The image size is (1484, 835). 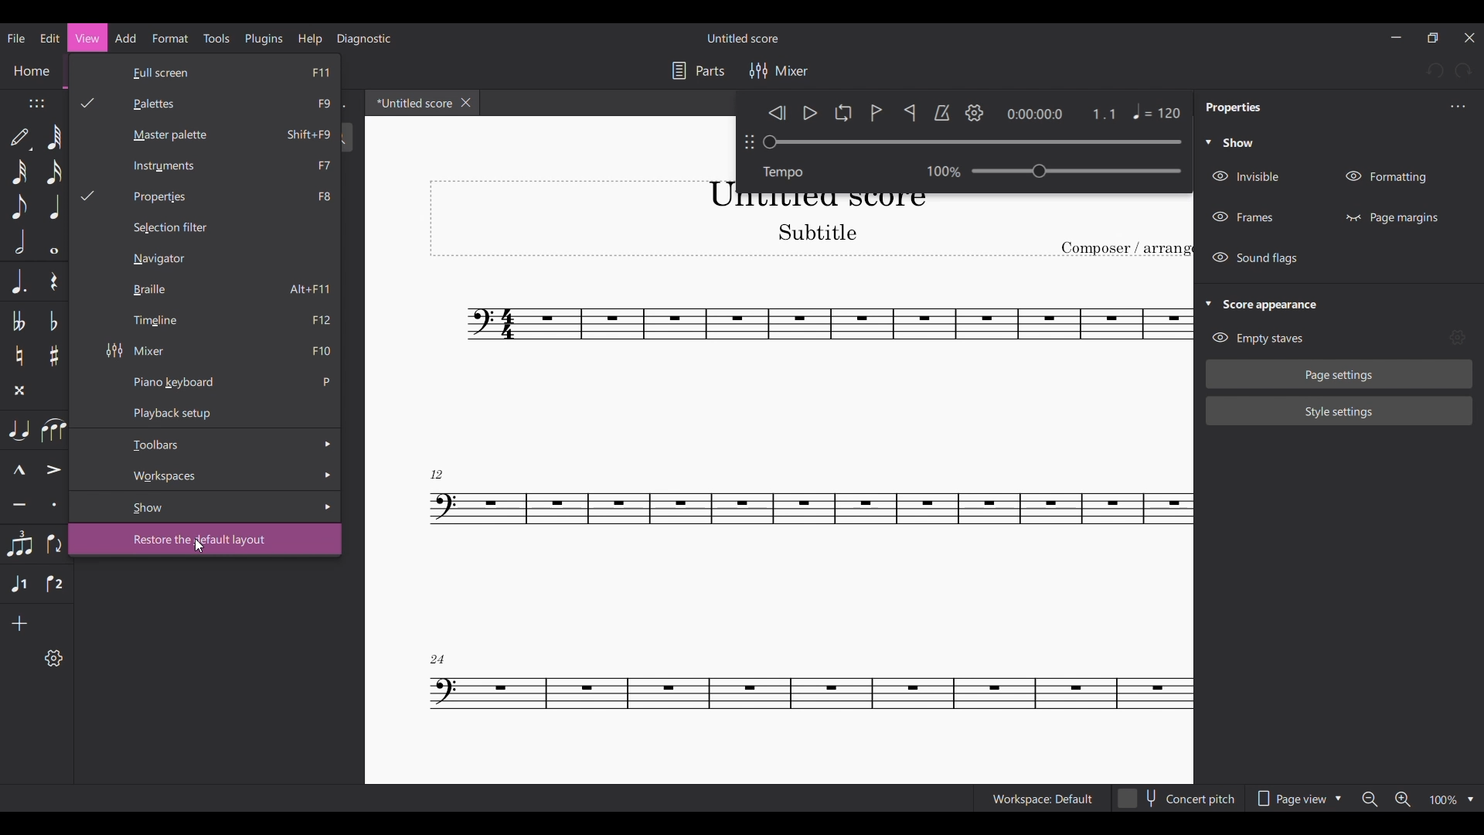 What do you see at coordinates (1403, 799) in the screenshot?
I see `Zoom in` at bounding box center [1403, 799].